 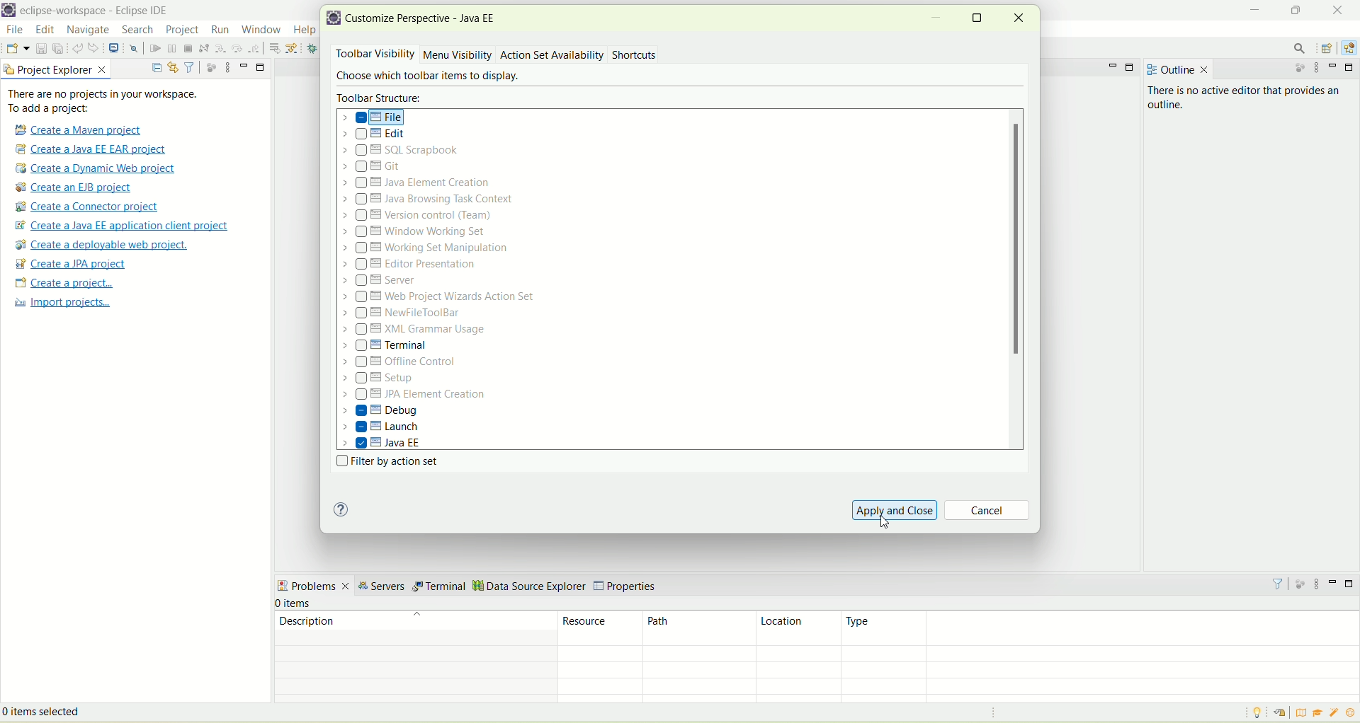 I want to click on view menu, so click(x=1320, y=585).